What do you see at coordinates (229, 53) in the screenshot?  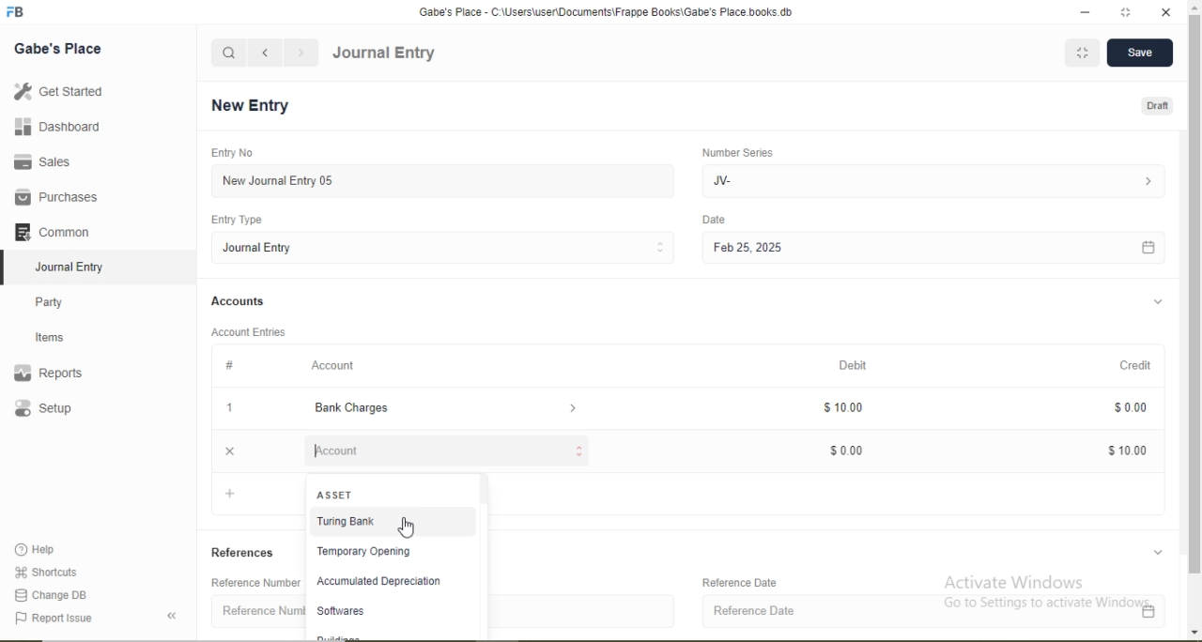 I see `search` at bounding box center [229, 53].